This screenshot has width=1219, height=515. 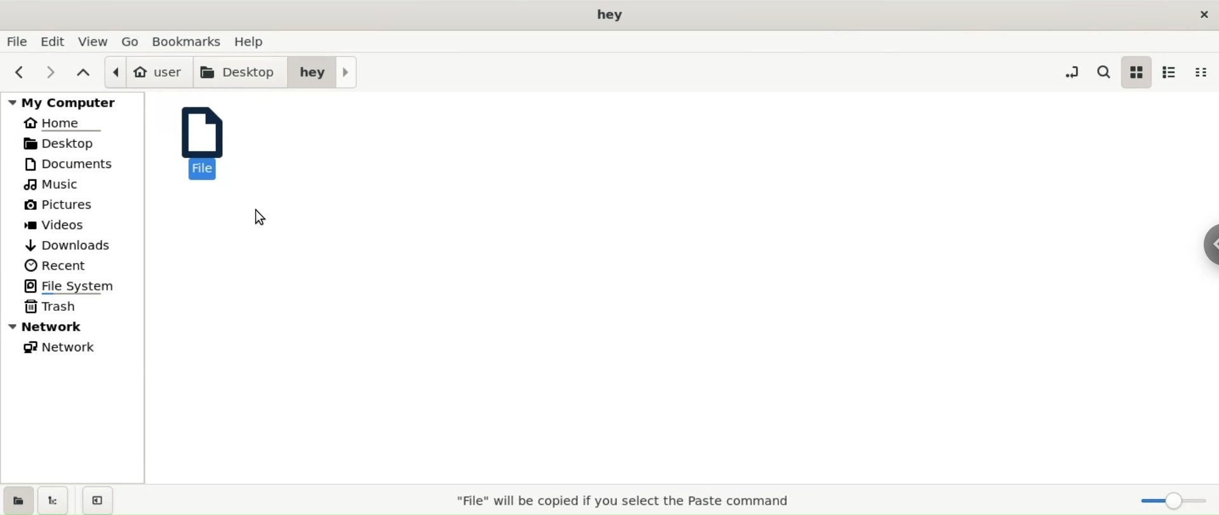 I want to click on previous, so click(x=19, y=72).